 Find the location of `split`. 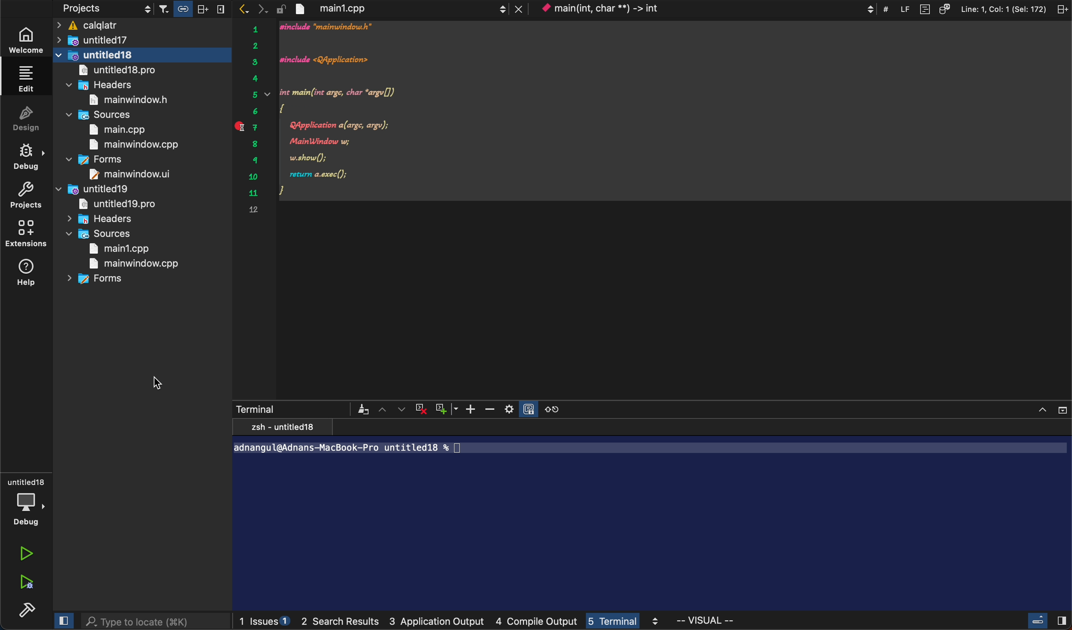

split is located at coordinates (1061, 9).